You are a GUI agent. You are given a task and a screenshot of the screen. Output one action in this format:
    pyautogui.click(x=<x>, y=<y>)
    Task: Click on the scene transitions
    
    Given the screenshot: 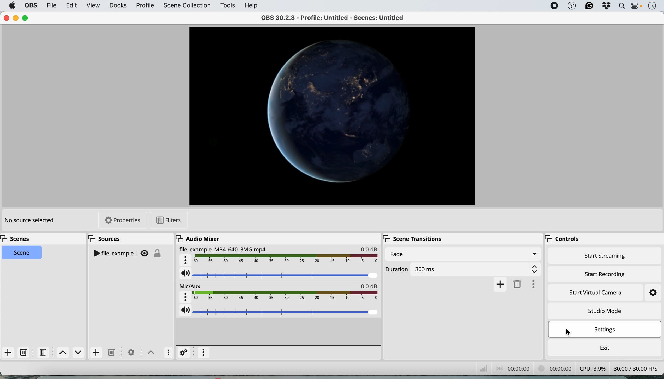 What is the action you would take?
    pyautogui.click(x=414, y=238)
    